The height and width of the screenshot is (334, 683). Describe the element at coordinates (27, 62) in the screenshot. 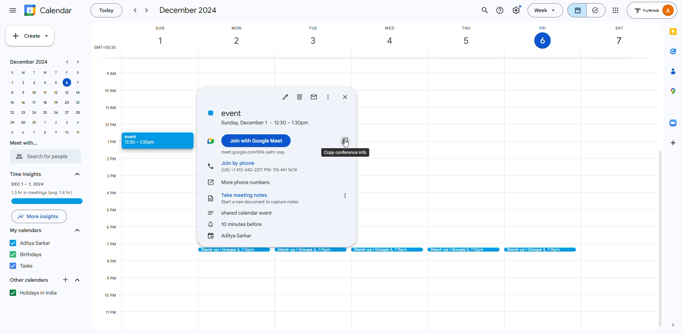

I see `December 2024` at that location.